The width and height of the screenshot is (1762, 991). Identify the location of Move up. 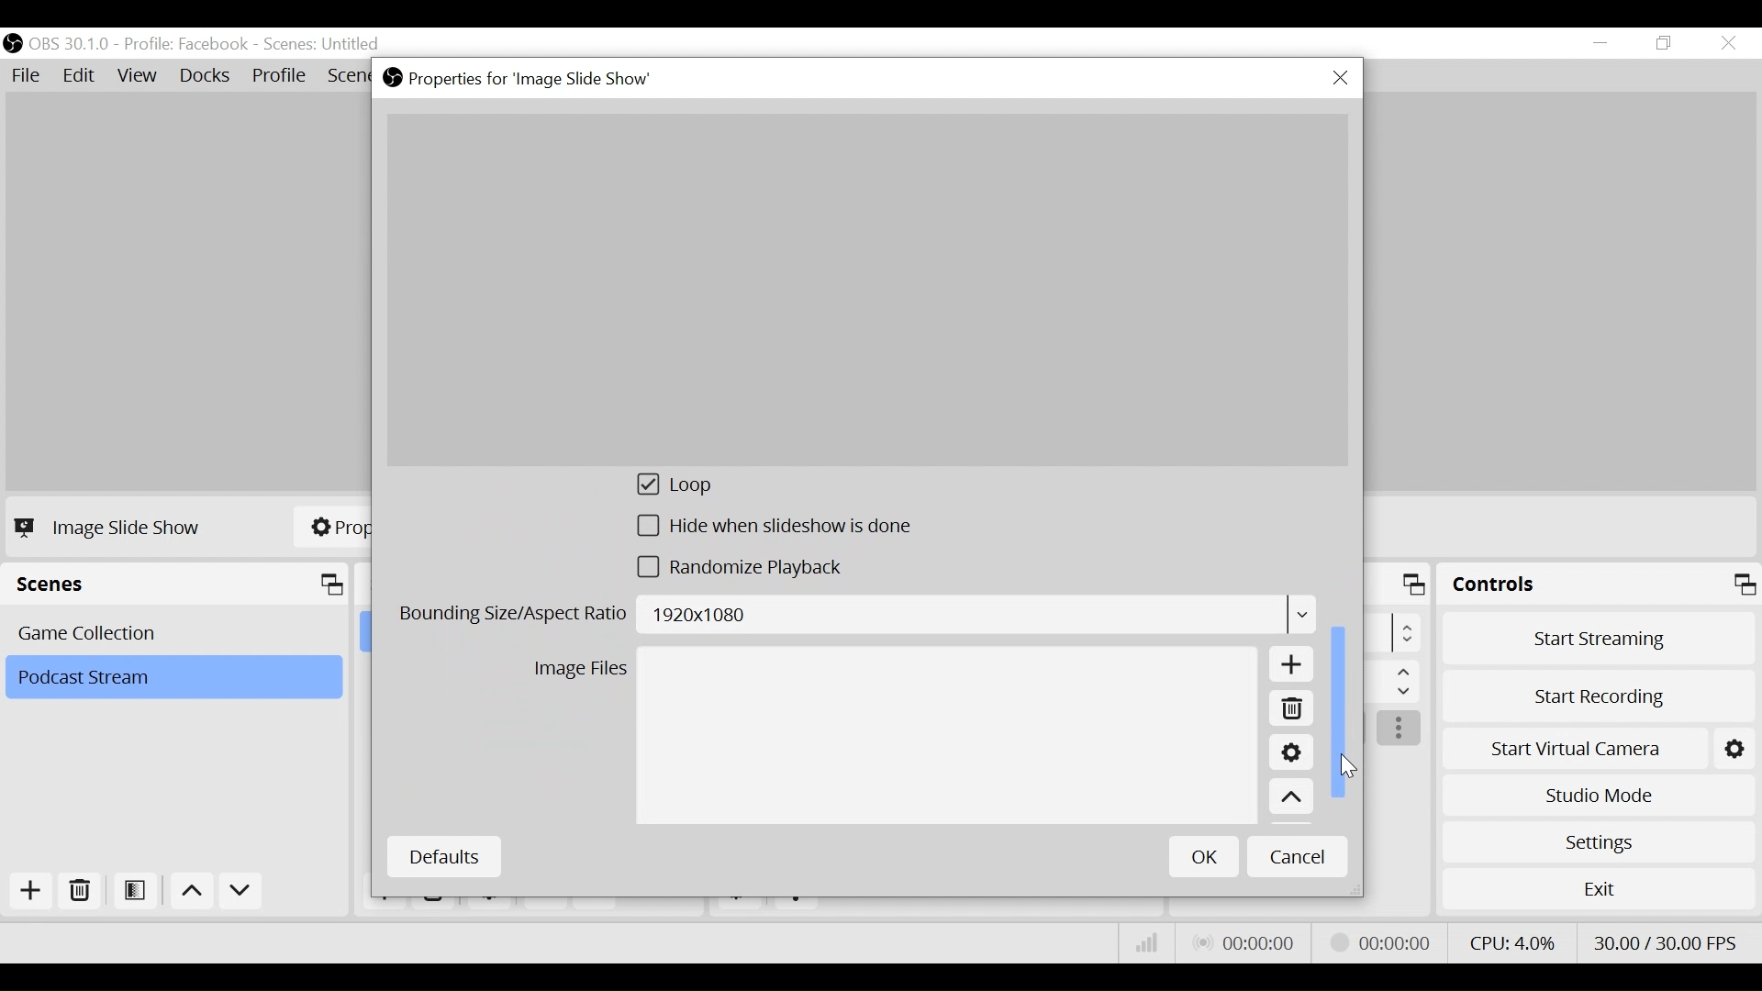
(1291, 796).